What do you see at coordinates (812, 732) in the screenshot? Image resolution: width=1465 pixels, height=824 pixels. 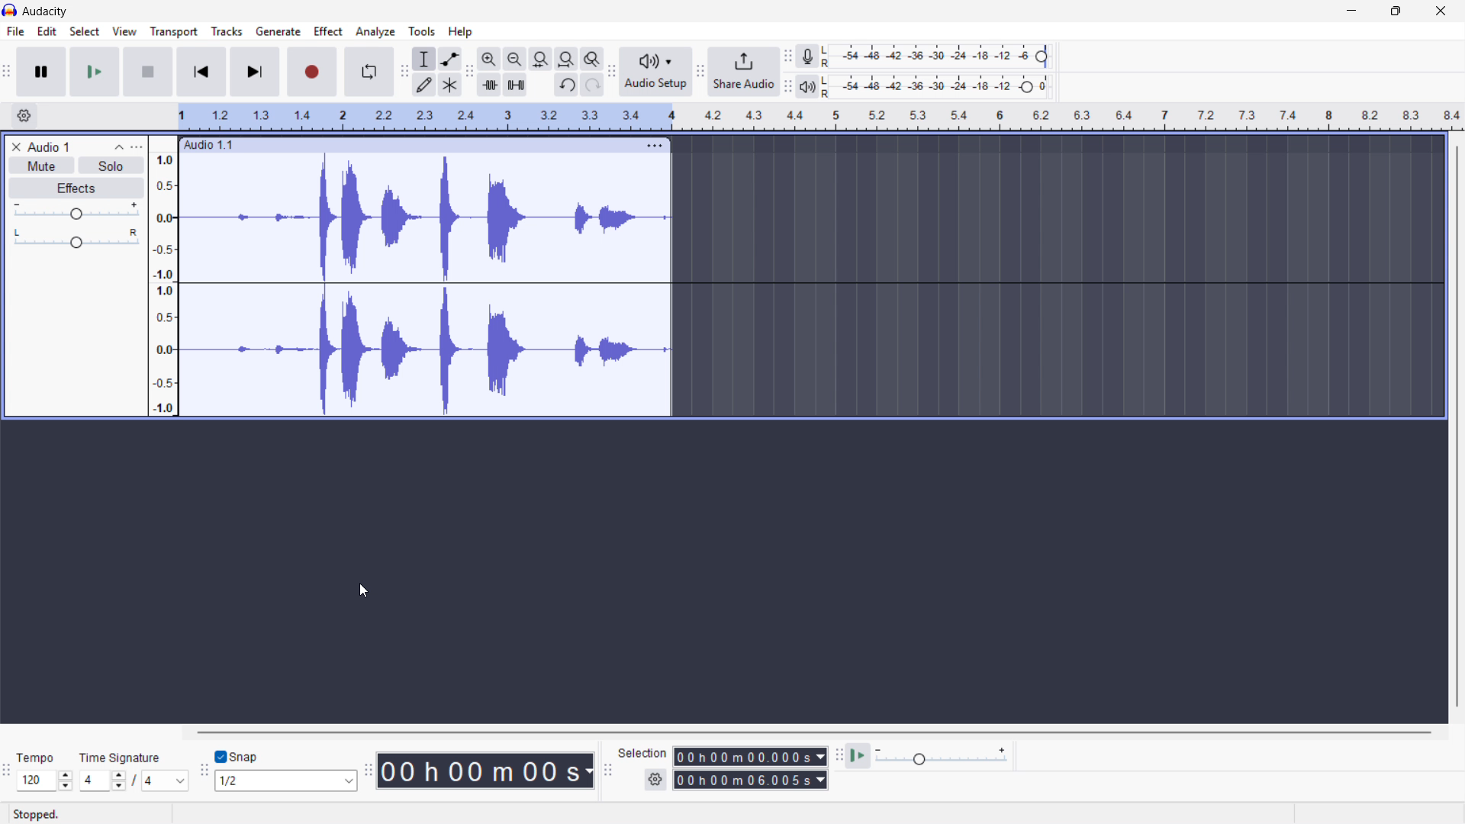 I see `Horizontal scroll bar` at bounding box center [812, 732].